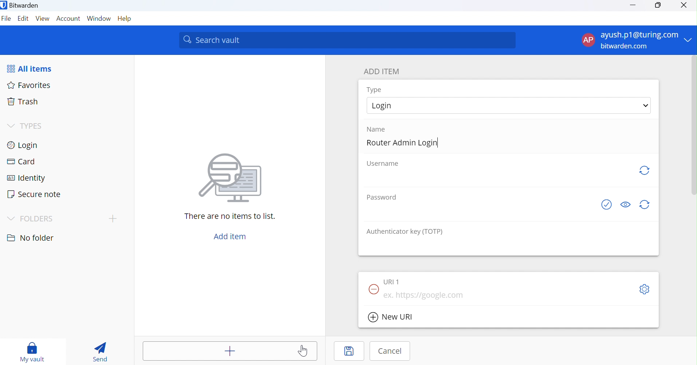 The height and width of the screenshot is (365, 697). What do you see at coordinates (347, 40) in the screenshot?
I see `Search vaiut` at bounding box center [347, 40].